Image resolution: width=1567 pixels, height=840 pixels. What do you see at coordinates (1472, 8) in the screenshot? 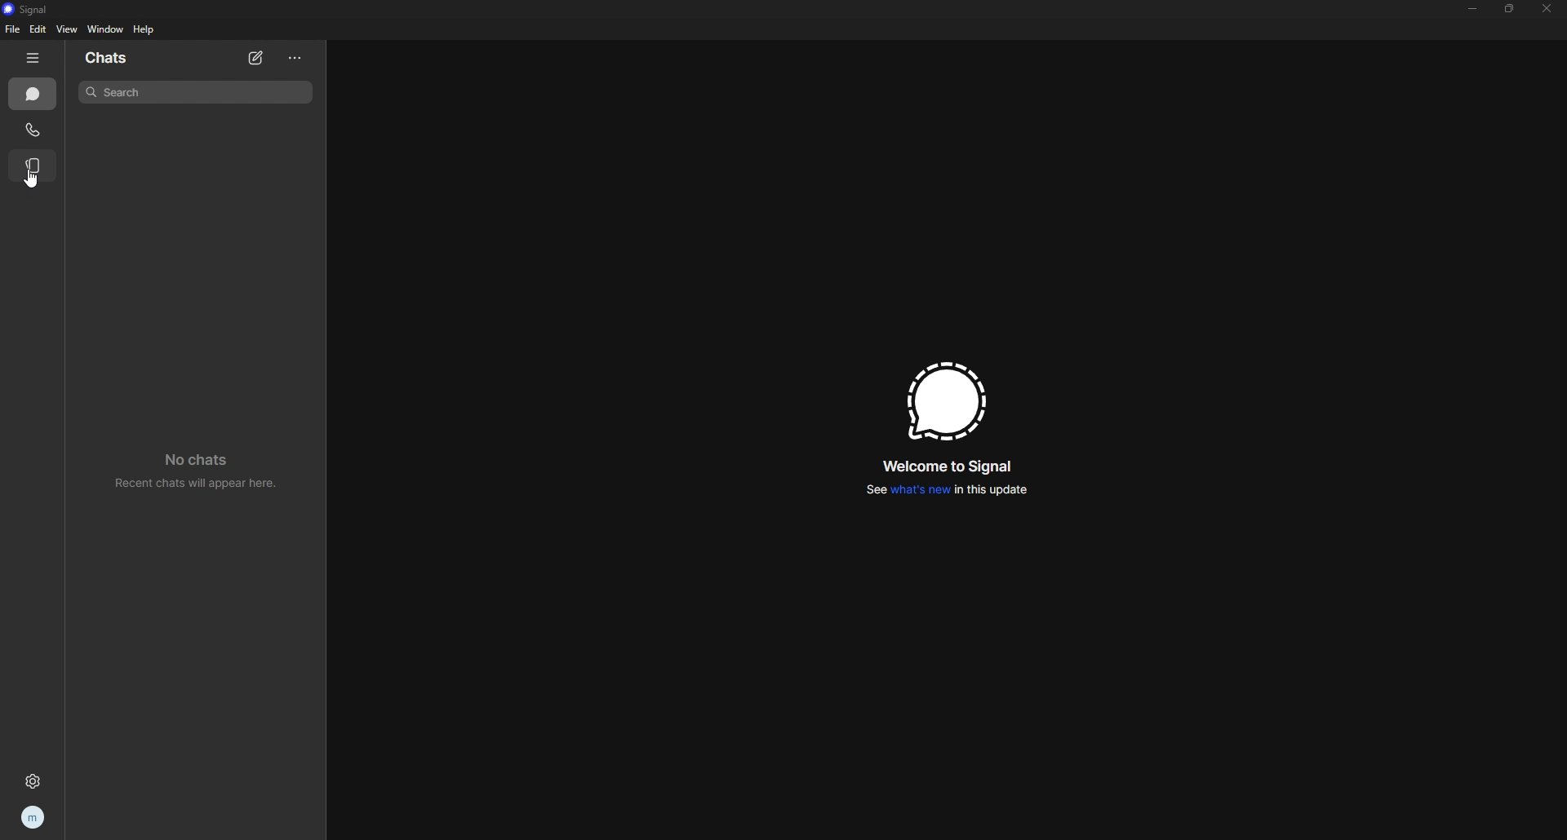
I see `minimize` at bounding box center [1472, 8].